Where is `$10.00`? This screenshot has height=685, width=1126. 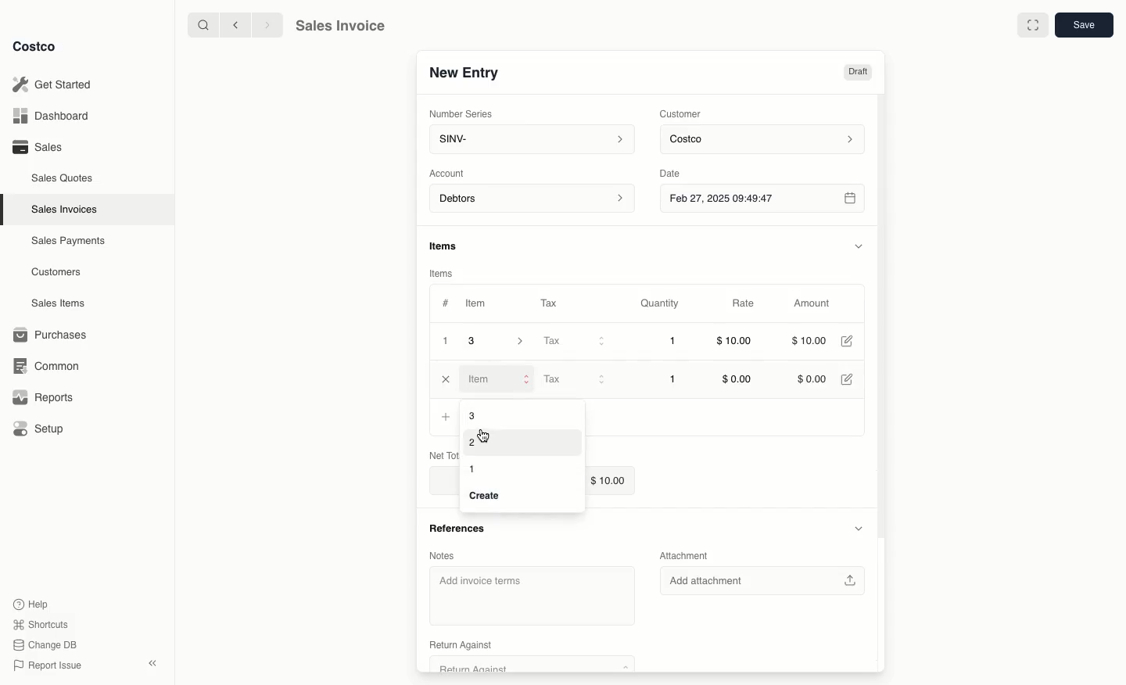
$10.00 is located at coordinates (735, 343).